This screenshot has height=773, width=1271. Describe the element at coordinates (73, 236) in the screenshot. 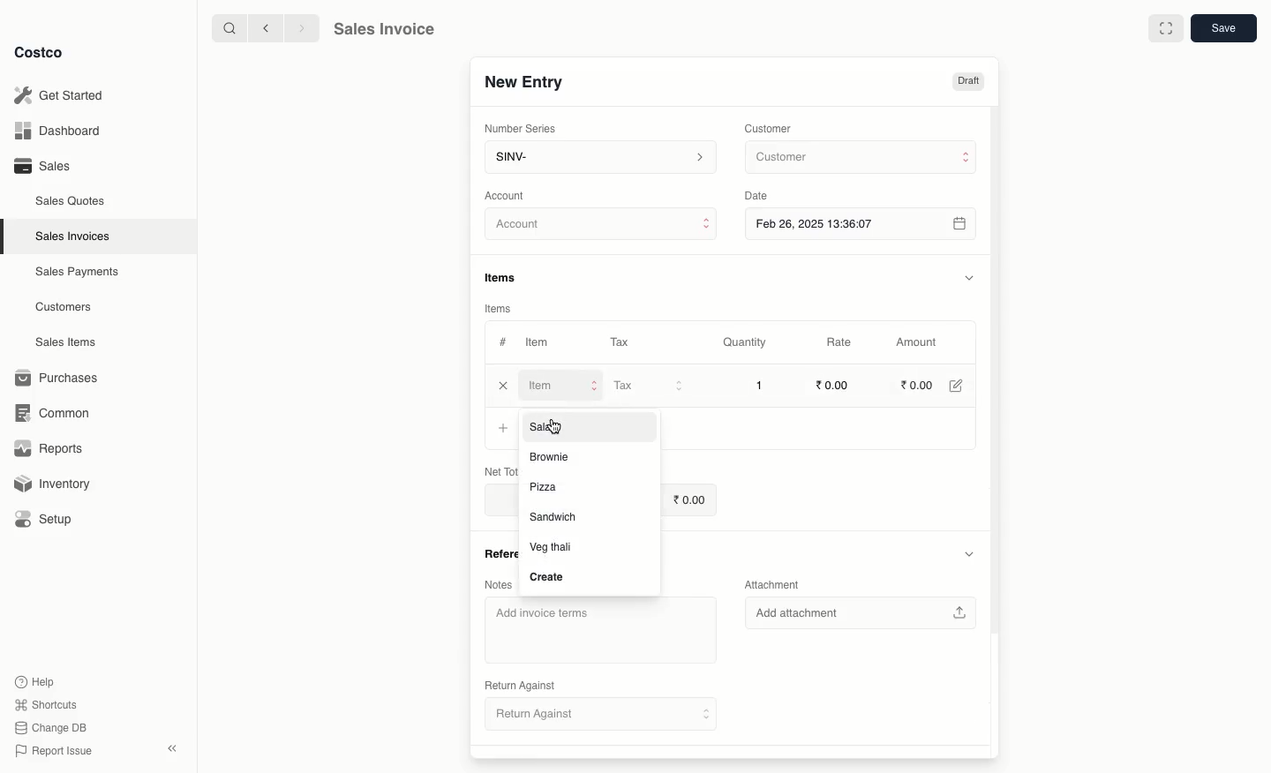

I see `Sales Invoices` at that location.